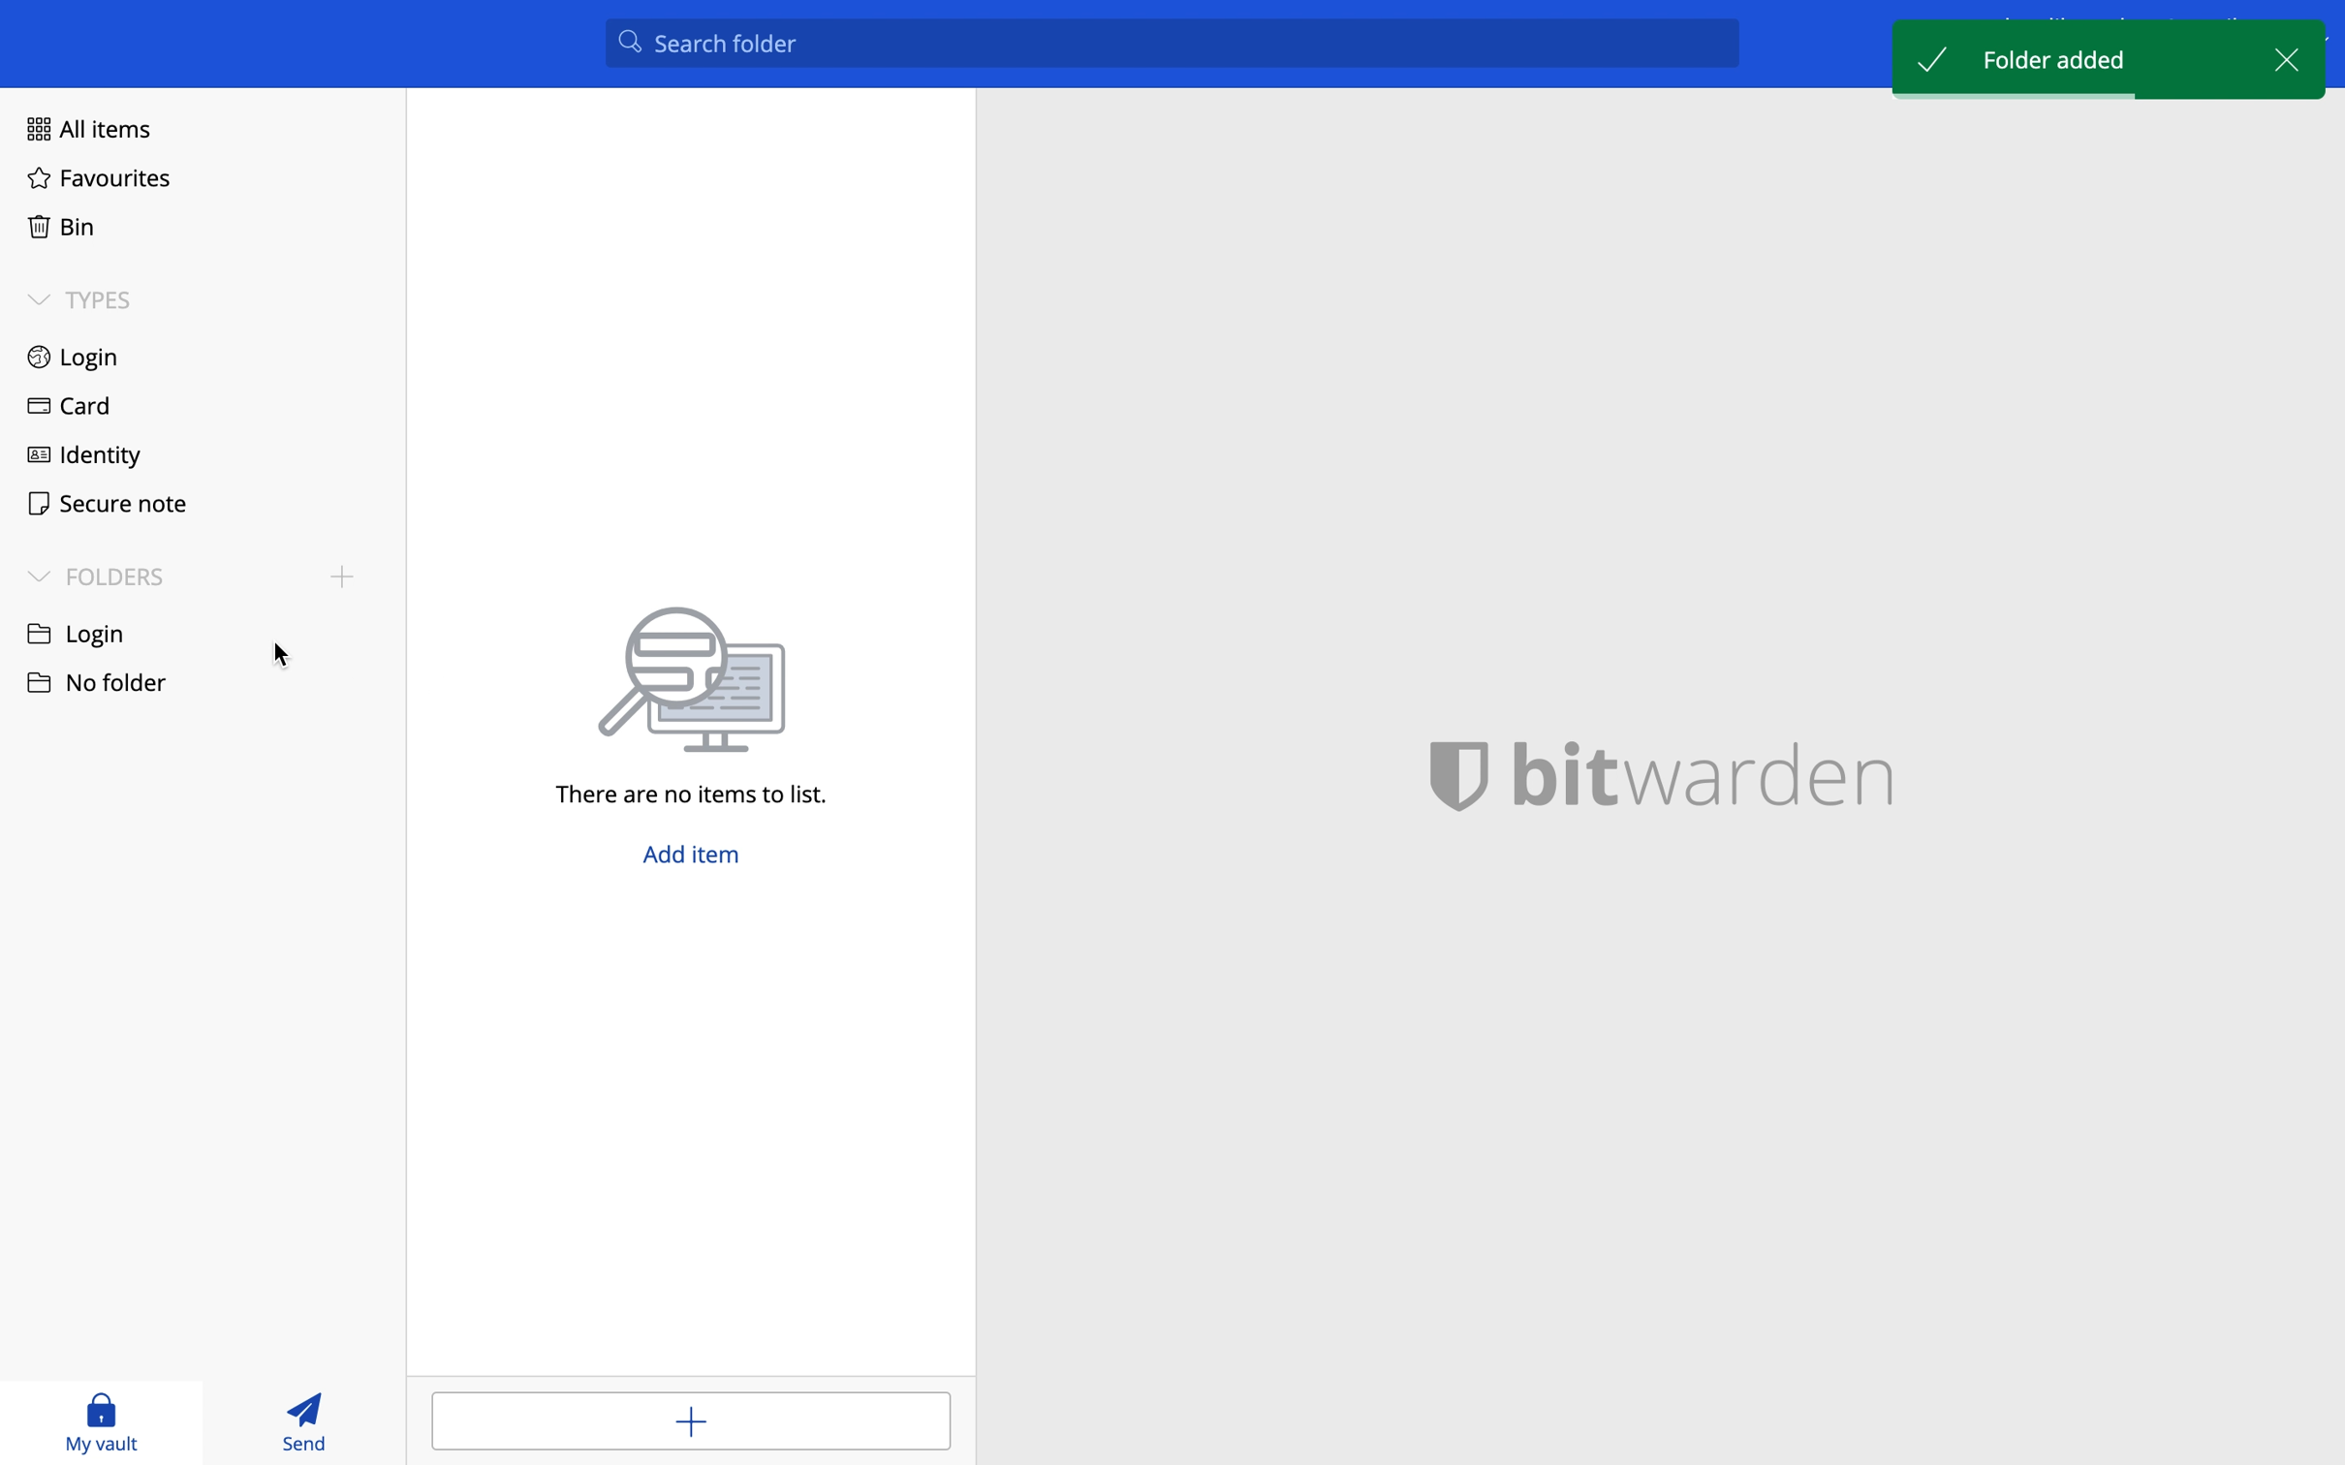  Describe the element at coordinates (704, 706) in the screenshot. I see `no items to list` at that location.